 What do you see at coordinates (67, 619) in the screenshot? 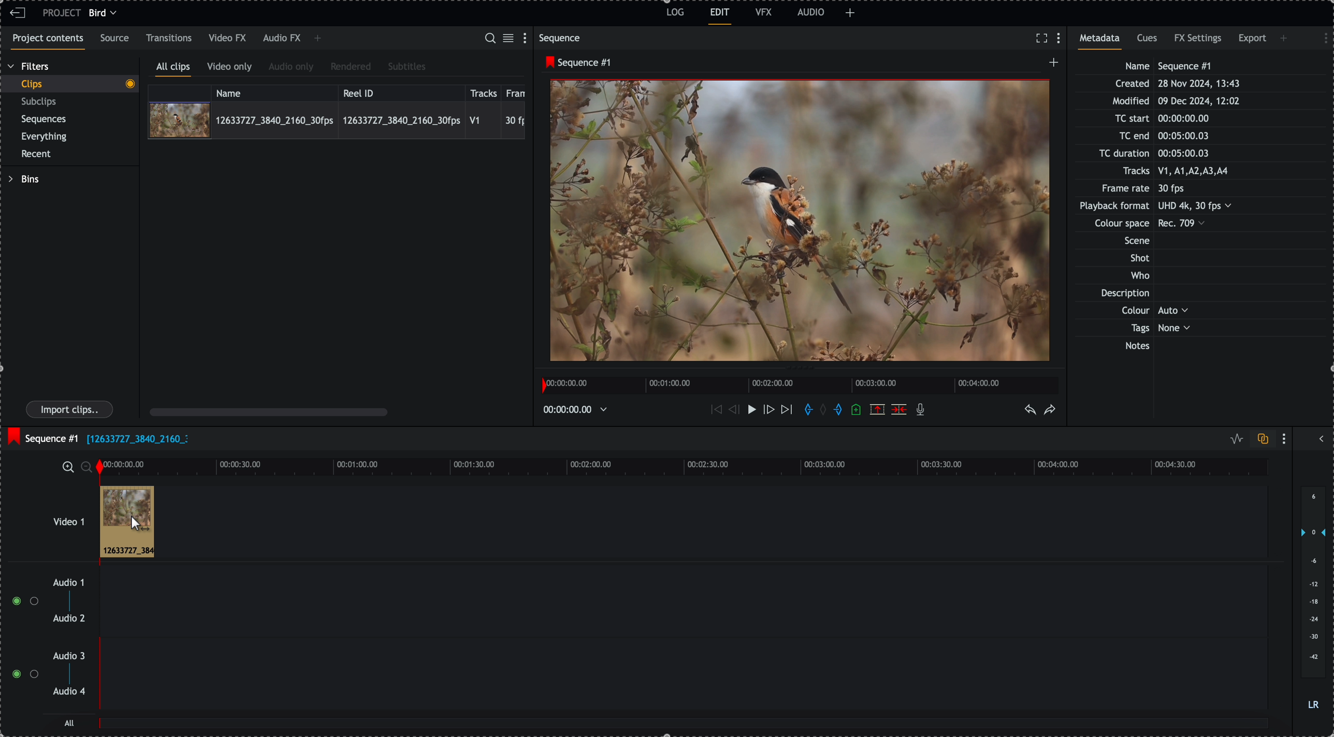
I see `audio 2` at bounding box center [67, 619].